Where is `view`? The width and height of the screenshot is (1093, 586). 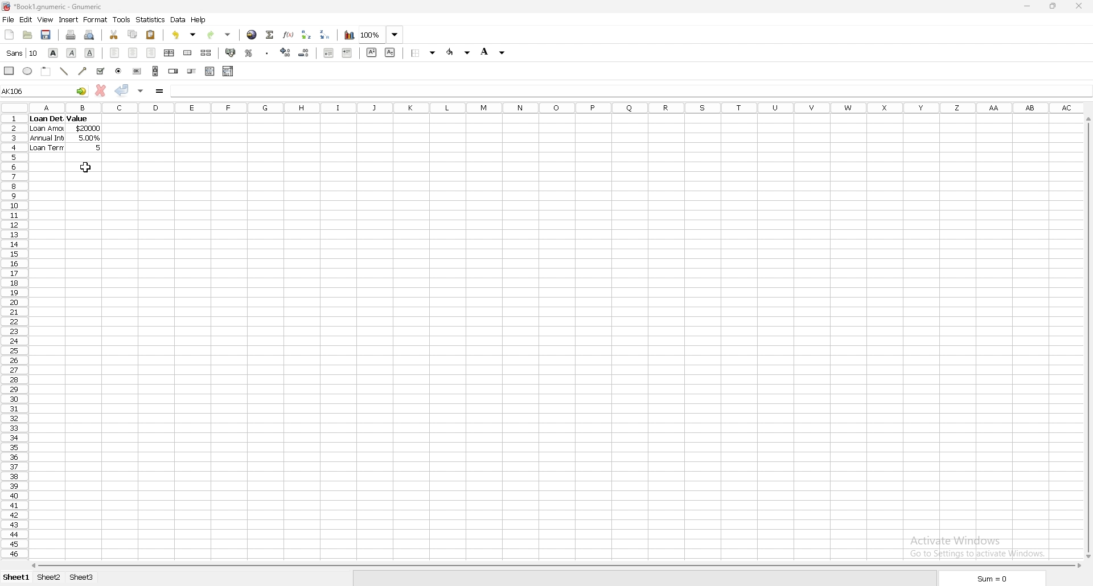
view is located at coordinates (46, 19).